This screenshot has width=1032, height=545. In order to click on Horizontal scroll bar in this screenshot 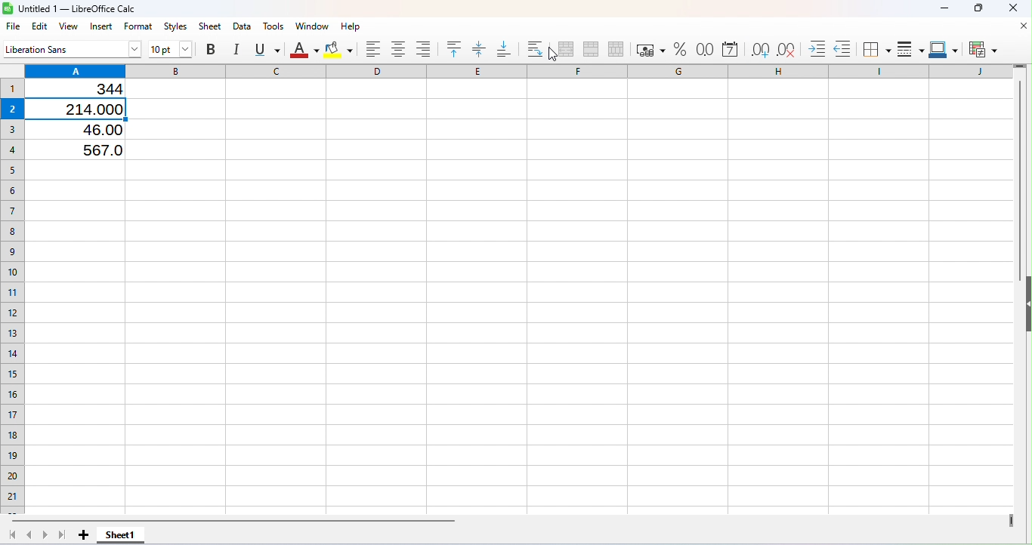, I will do `click(508, 520)`.